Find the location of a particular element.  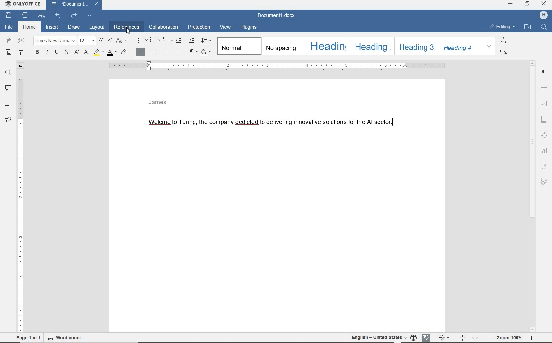

CHART is located at coordinates (545, 150).